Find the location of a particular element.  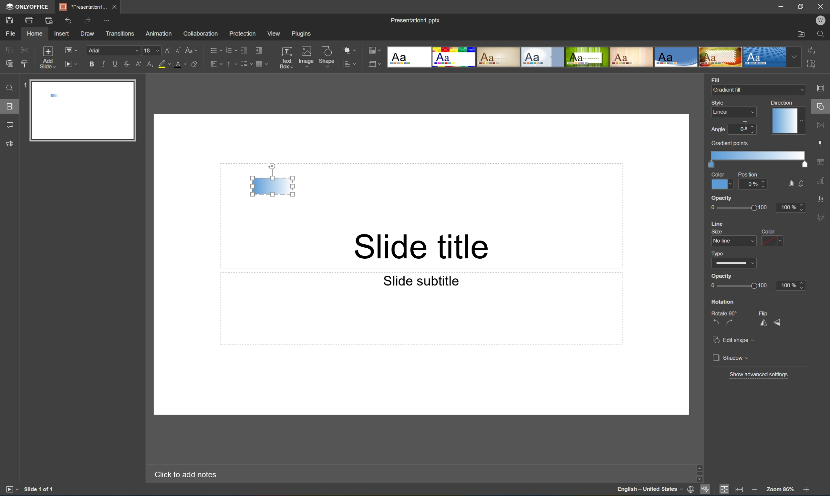

Flip is located at coordinates (765, 313).